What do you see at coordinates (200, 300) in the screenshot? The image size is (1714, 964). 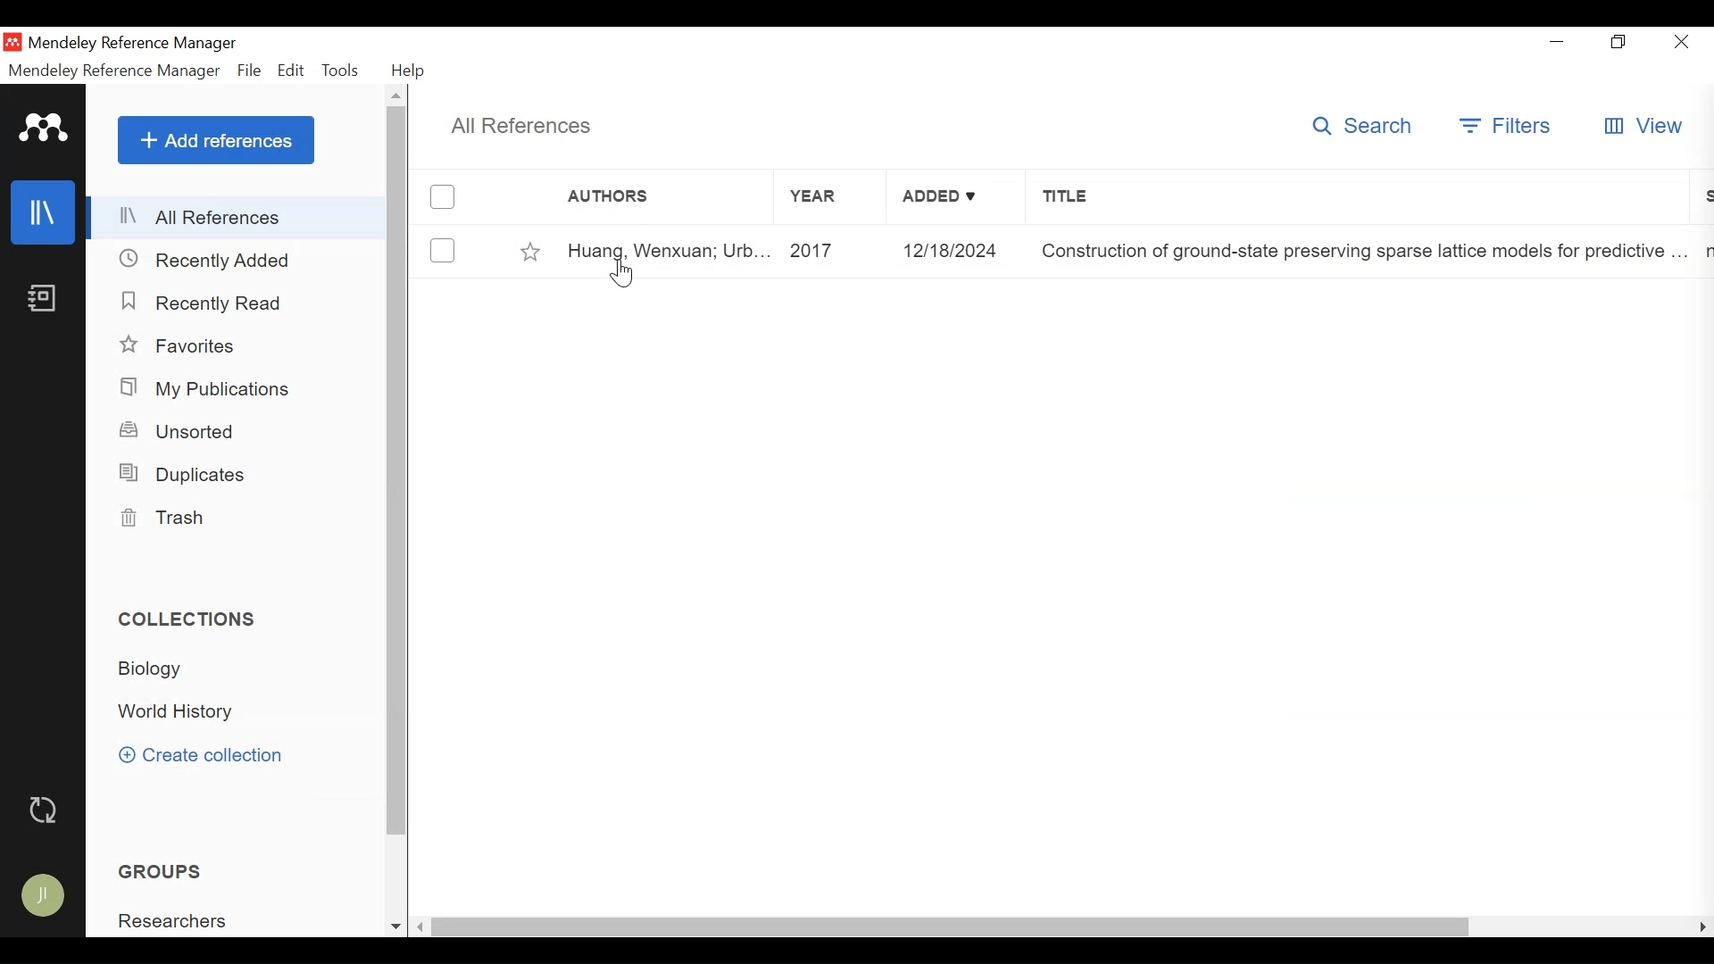 I see `Recently Read` at bounding box center [200, 300].